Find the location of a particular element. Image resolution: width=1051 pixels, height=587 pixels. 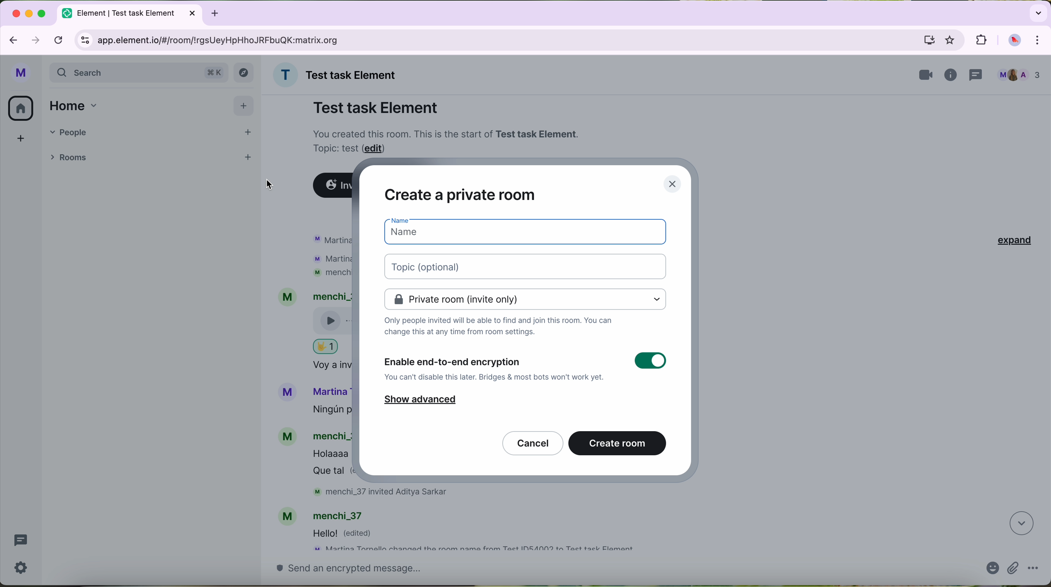

name is located at coordinates (338, 75).